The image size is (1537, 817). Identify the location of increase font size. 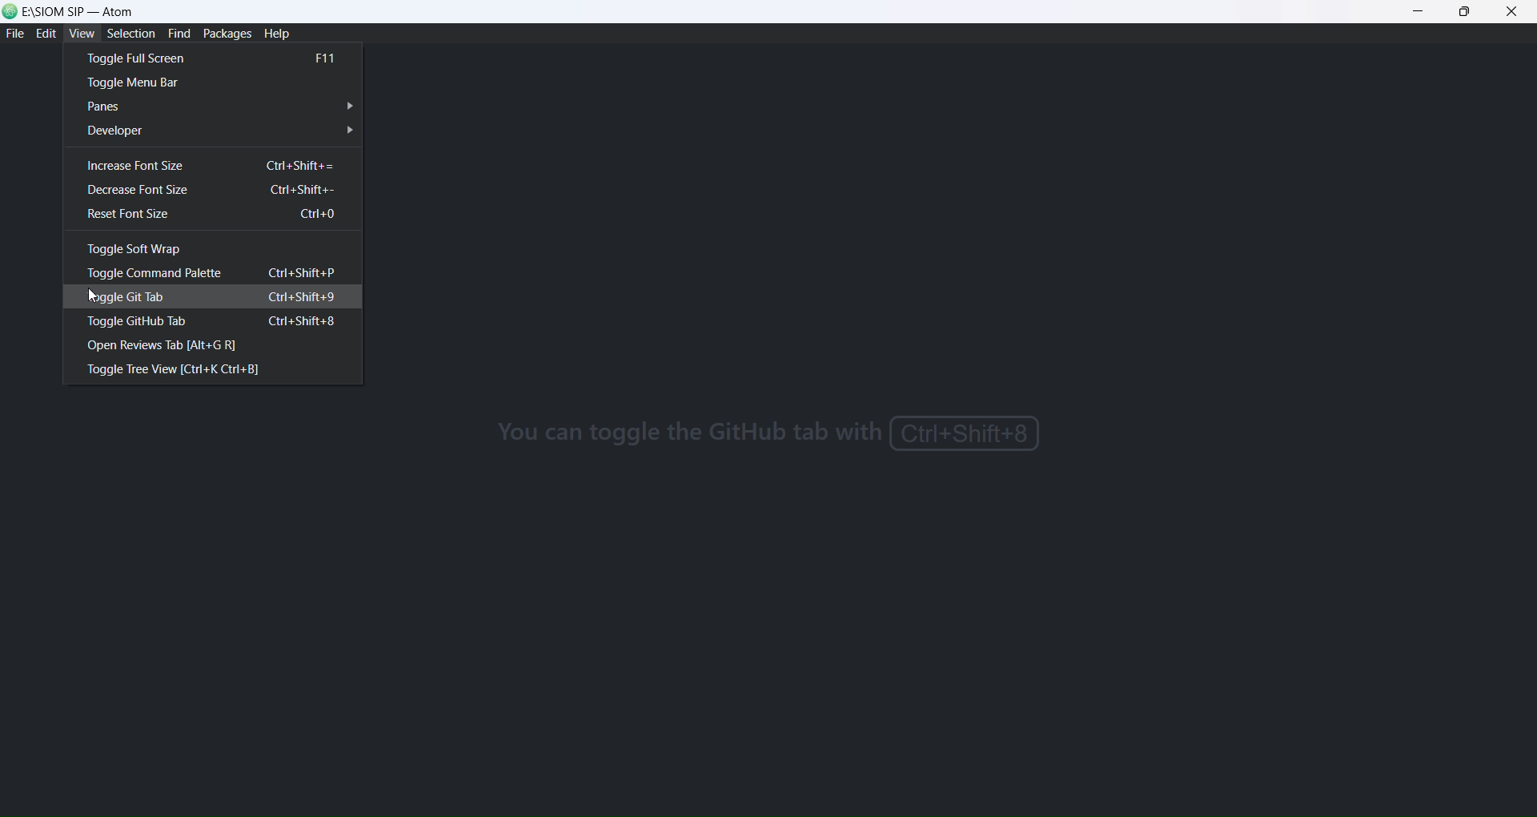
(211, 165).